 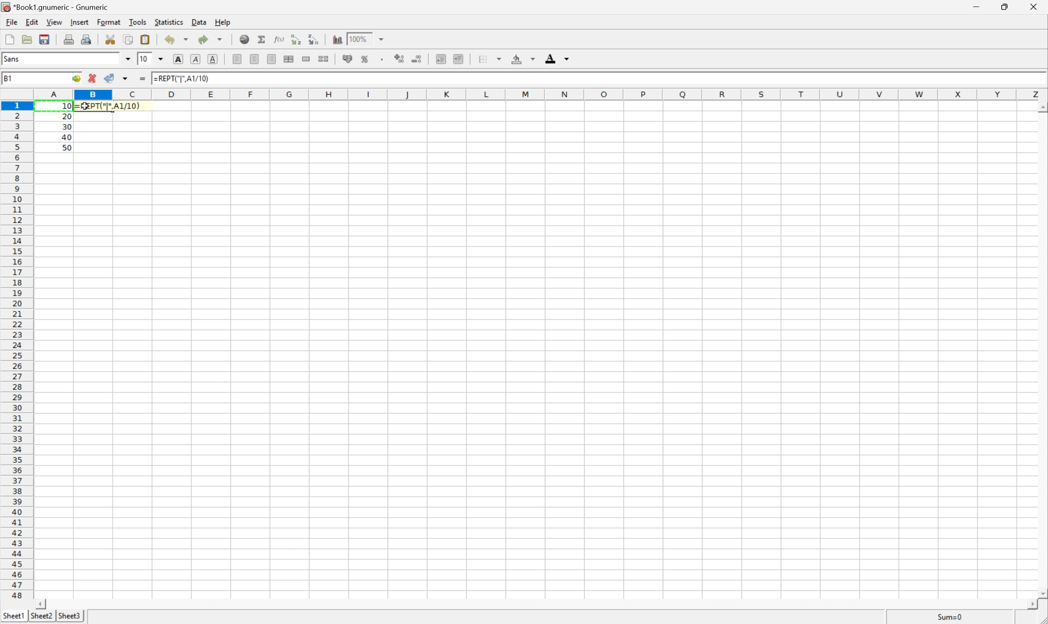 What do you see at coordinates (69, 106) in the screenshot?
I see `10` at bounding box center [69, 106].